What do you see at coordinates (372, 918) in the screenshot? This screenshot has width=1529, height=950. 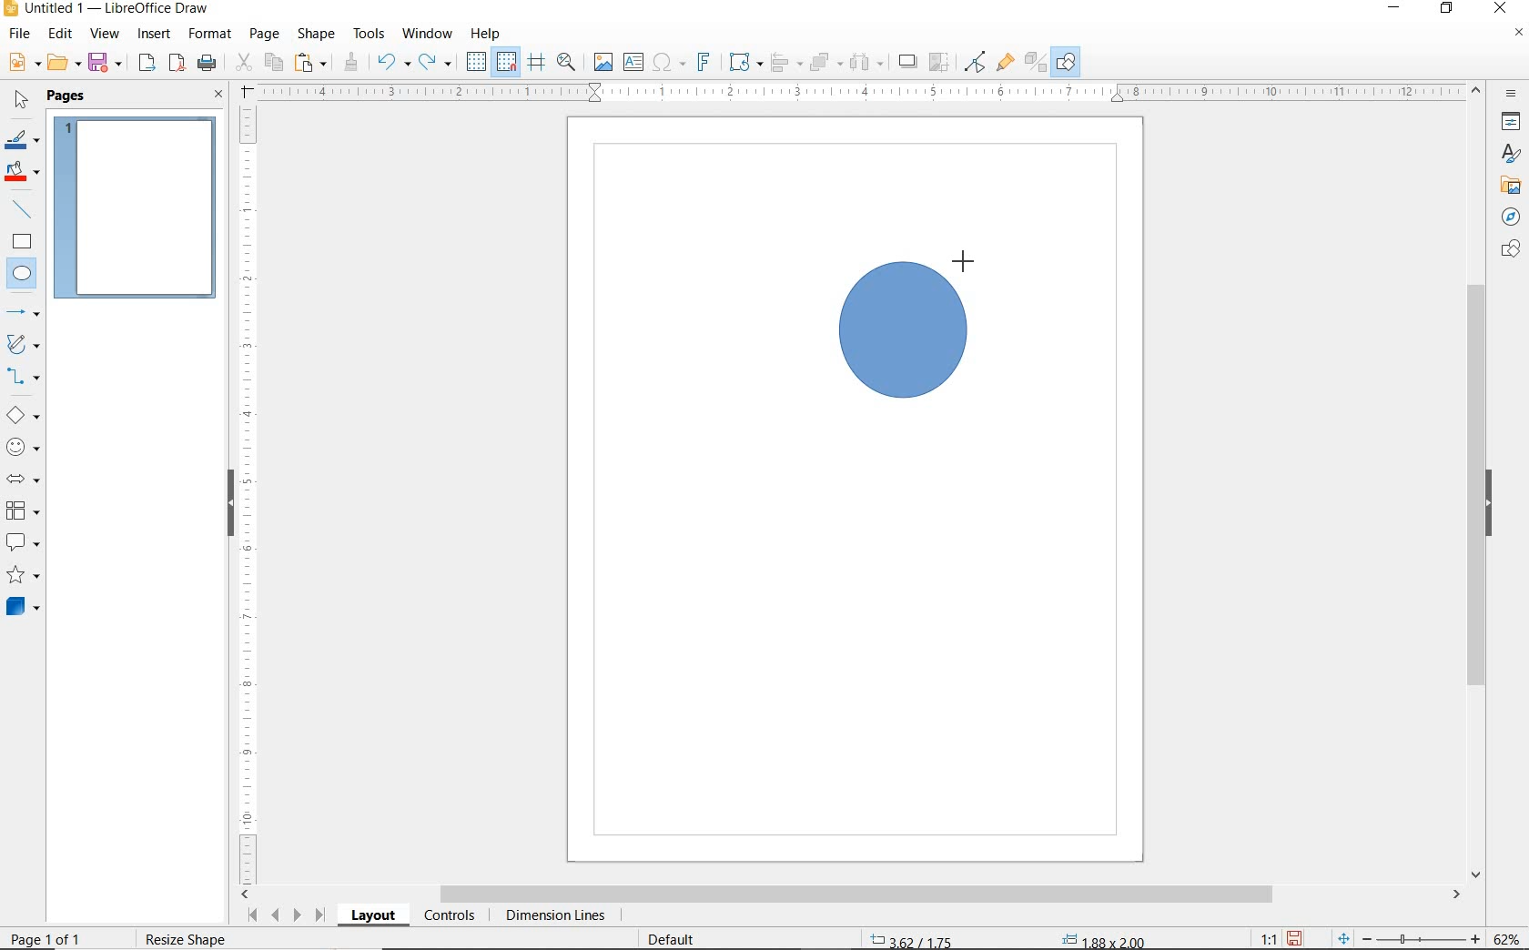 I see `LAYOUT` at bounding box center [372, 918].